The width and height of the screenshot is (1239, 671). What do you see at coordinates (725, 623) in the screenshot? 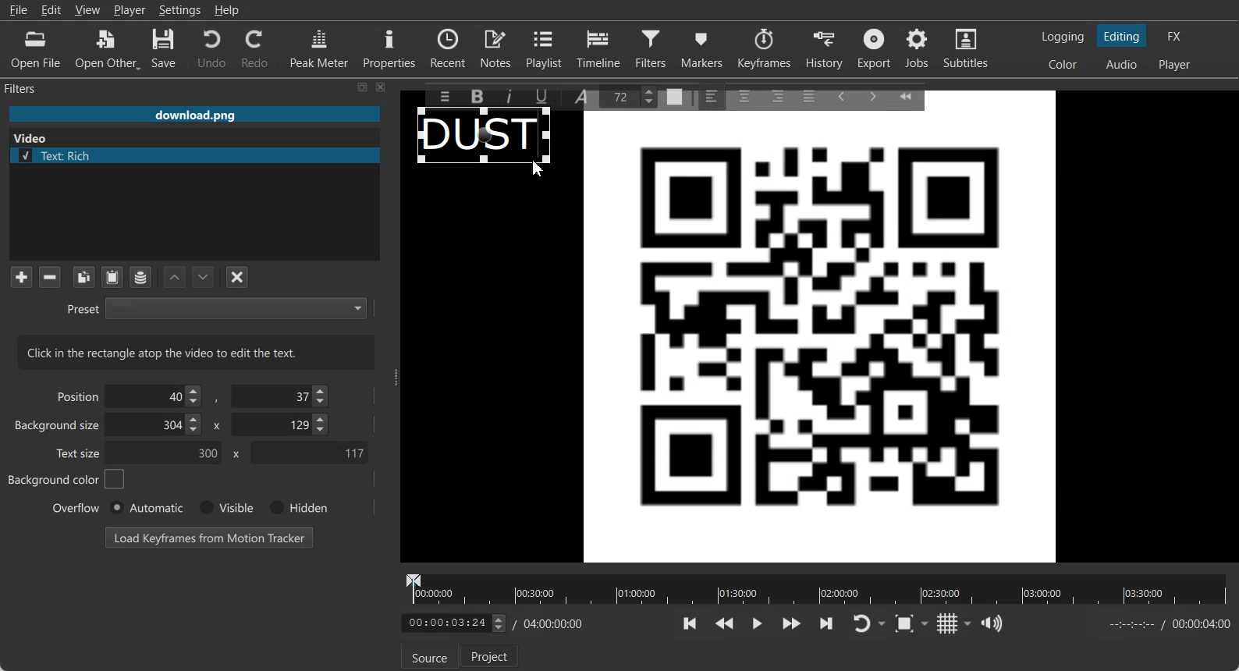
I see `Play Quickly backward` at bounding box center [725, 623].